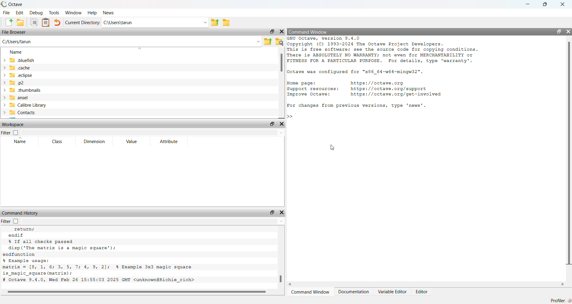  What do you see at coordinates (21, 60) in the screenshot?
I see `.bluefish` at bounding box center [21, 60].